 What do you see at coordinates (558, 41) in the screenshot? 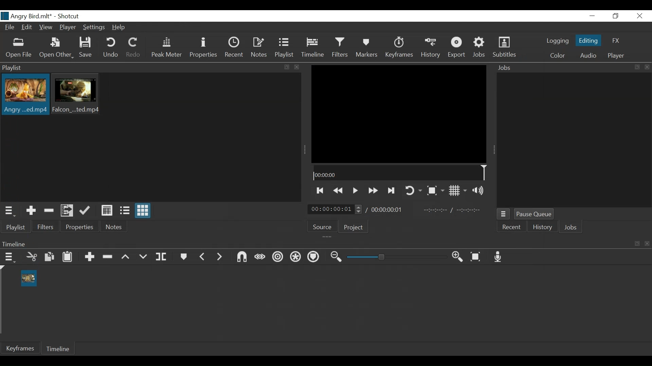
I see `logging` at bounding box center [558, 41].